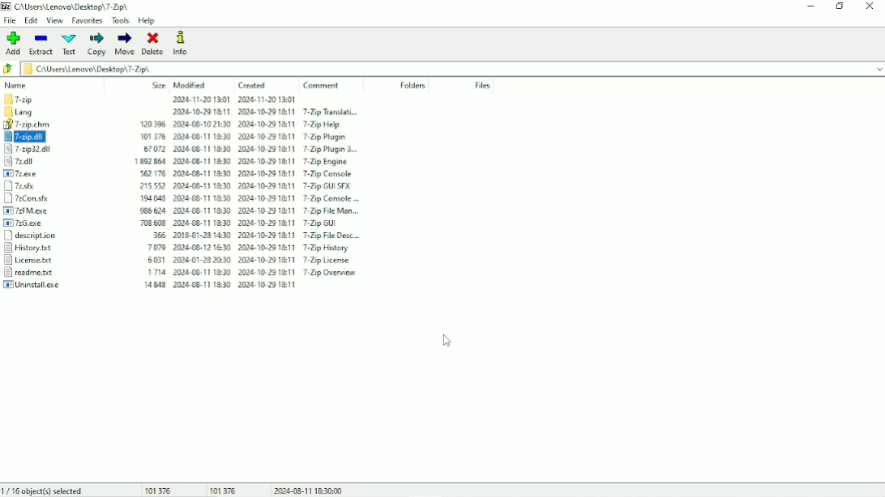 This screenshot has height=497, width=885. What do you see at coordinates (70, 44) in the screenshot?
I see `Test` at bounding box center [70, 44].